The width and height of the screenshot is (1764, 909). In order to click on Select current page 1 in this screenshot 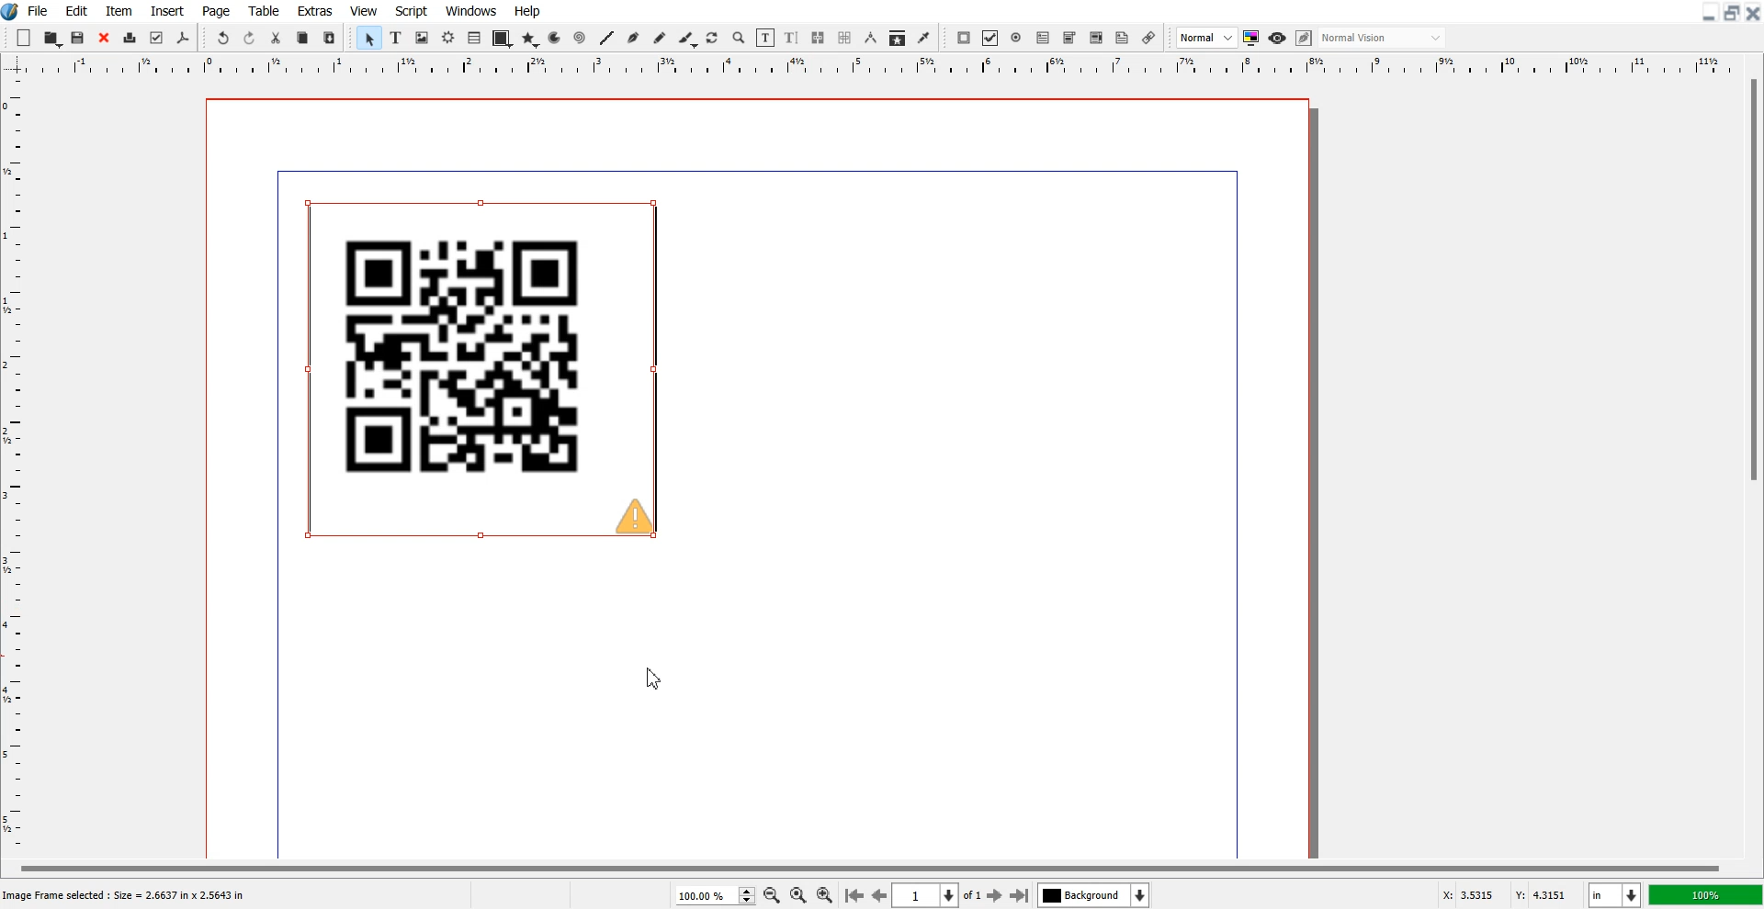, I will do `click(939, 895)`.